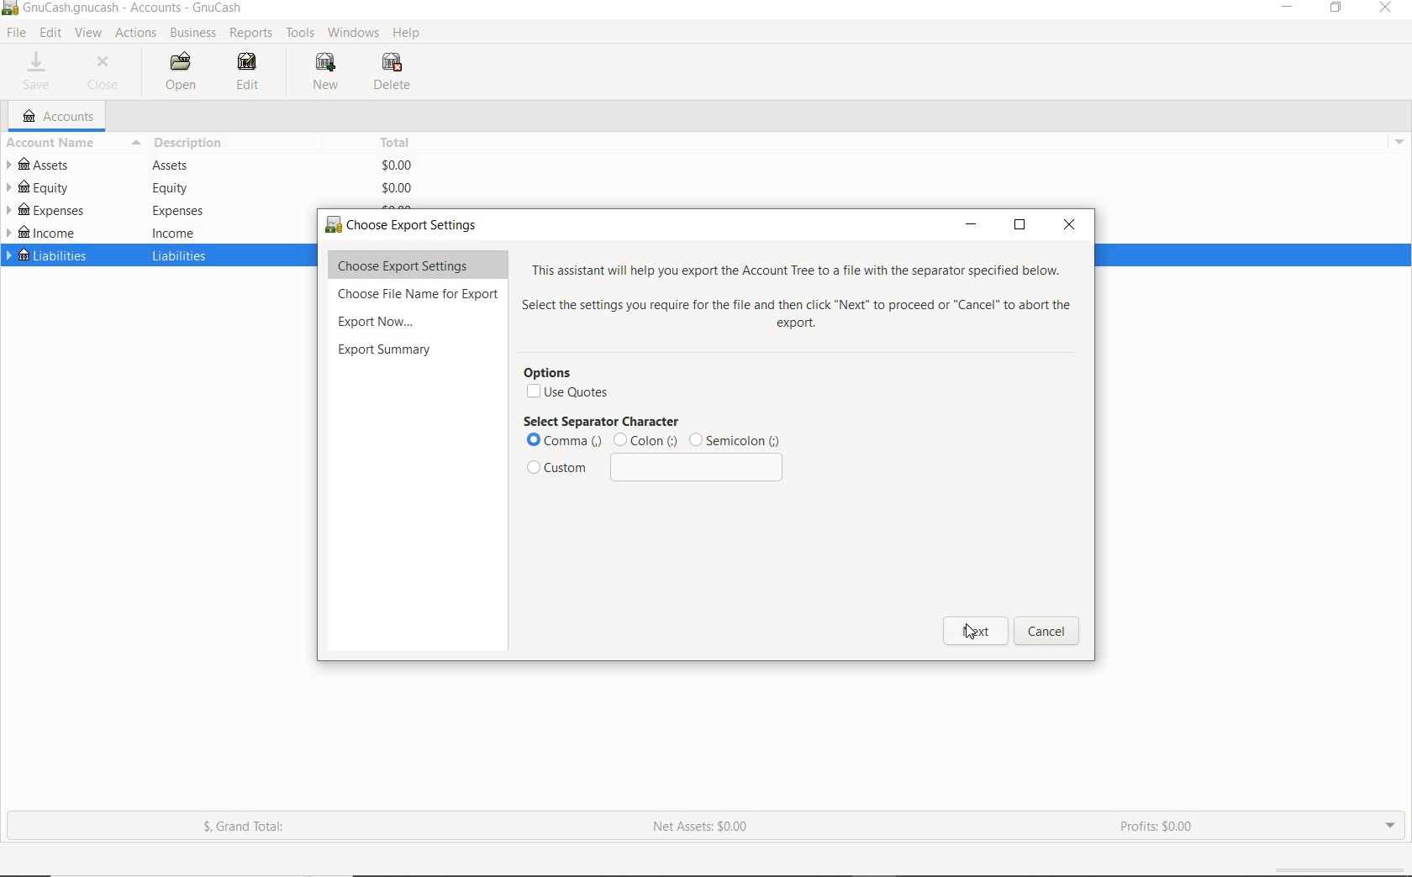  What do you see at coordinates (397, 164) in the screenshot?
I see `$0.00` at bounding box center [397, 164].